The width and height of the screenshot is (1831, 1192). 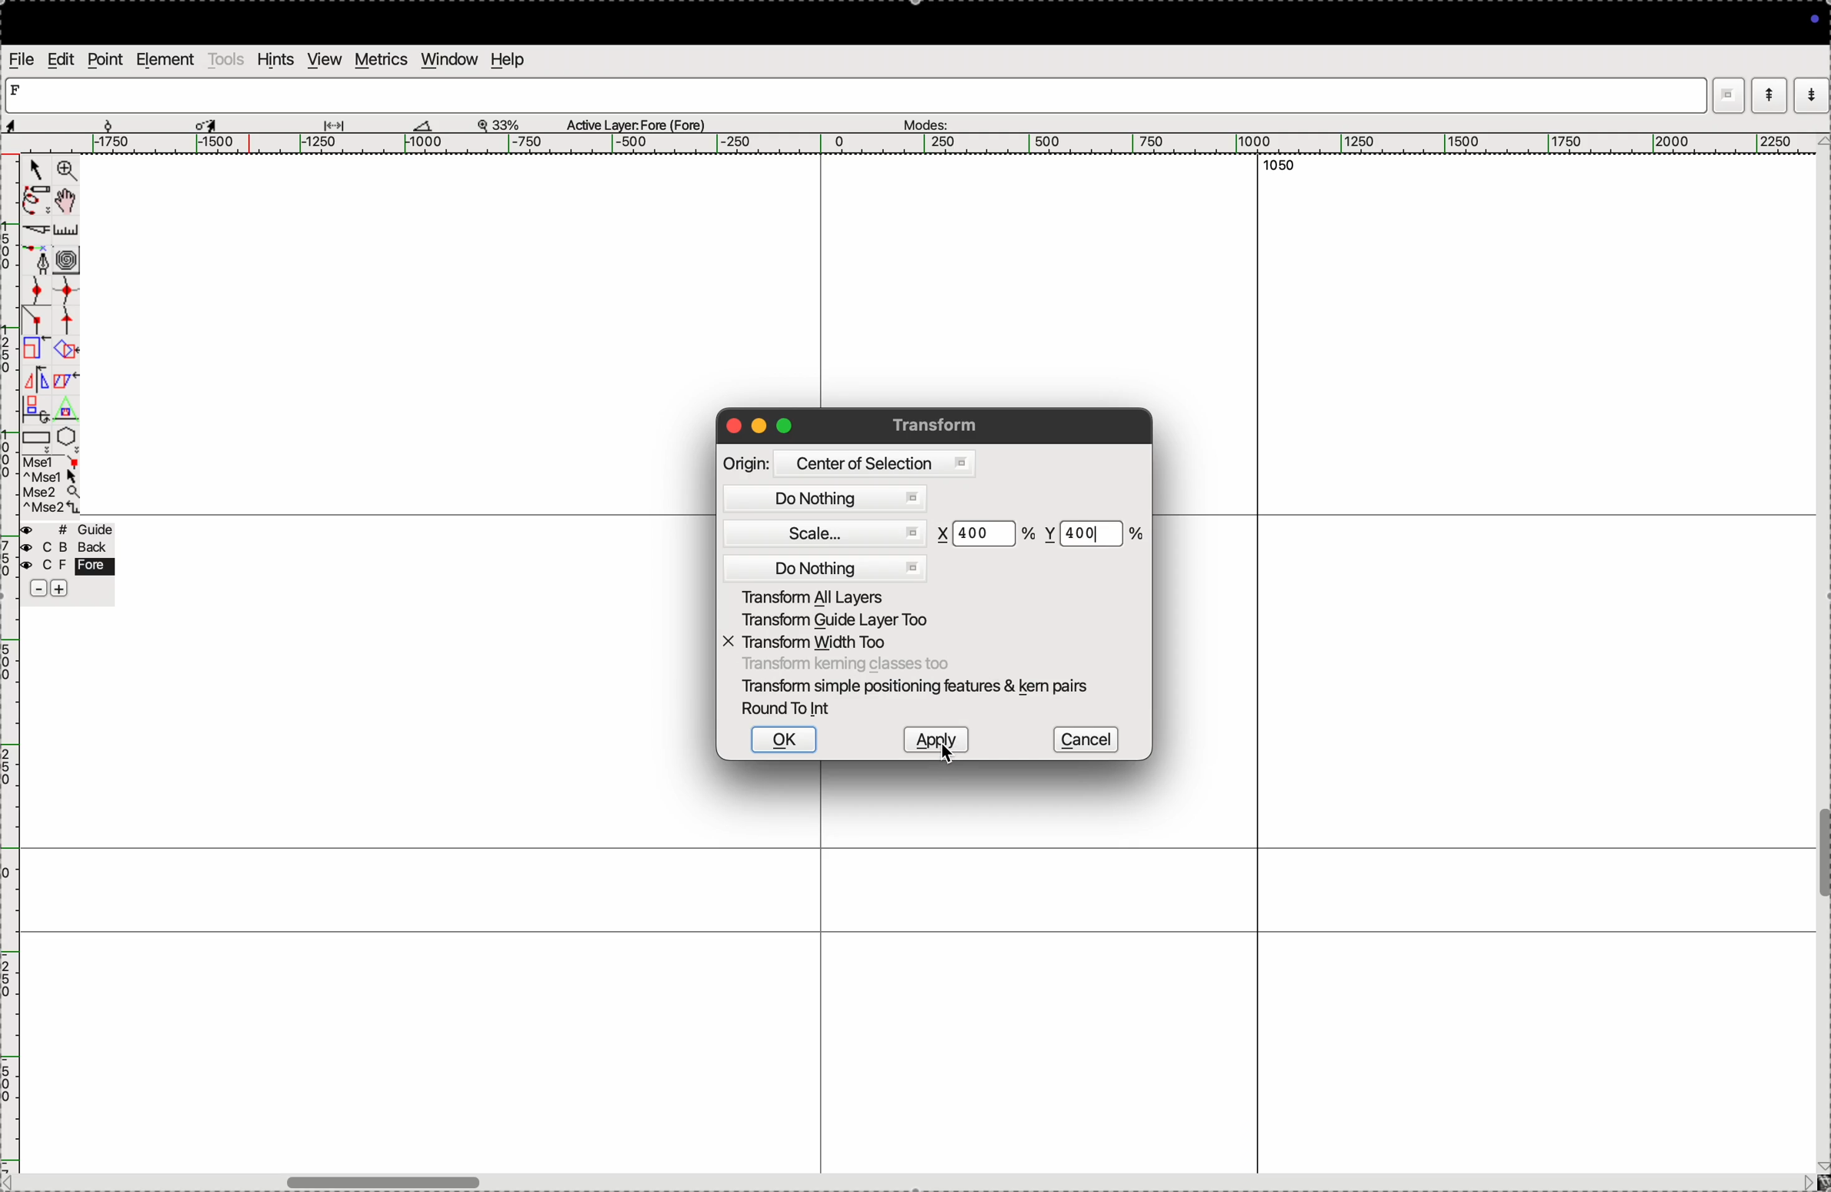 What do you see at coordinates (52, 485) in the screenshot?
I see `mse ` at bounding box center [52, 485].